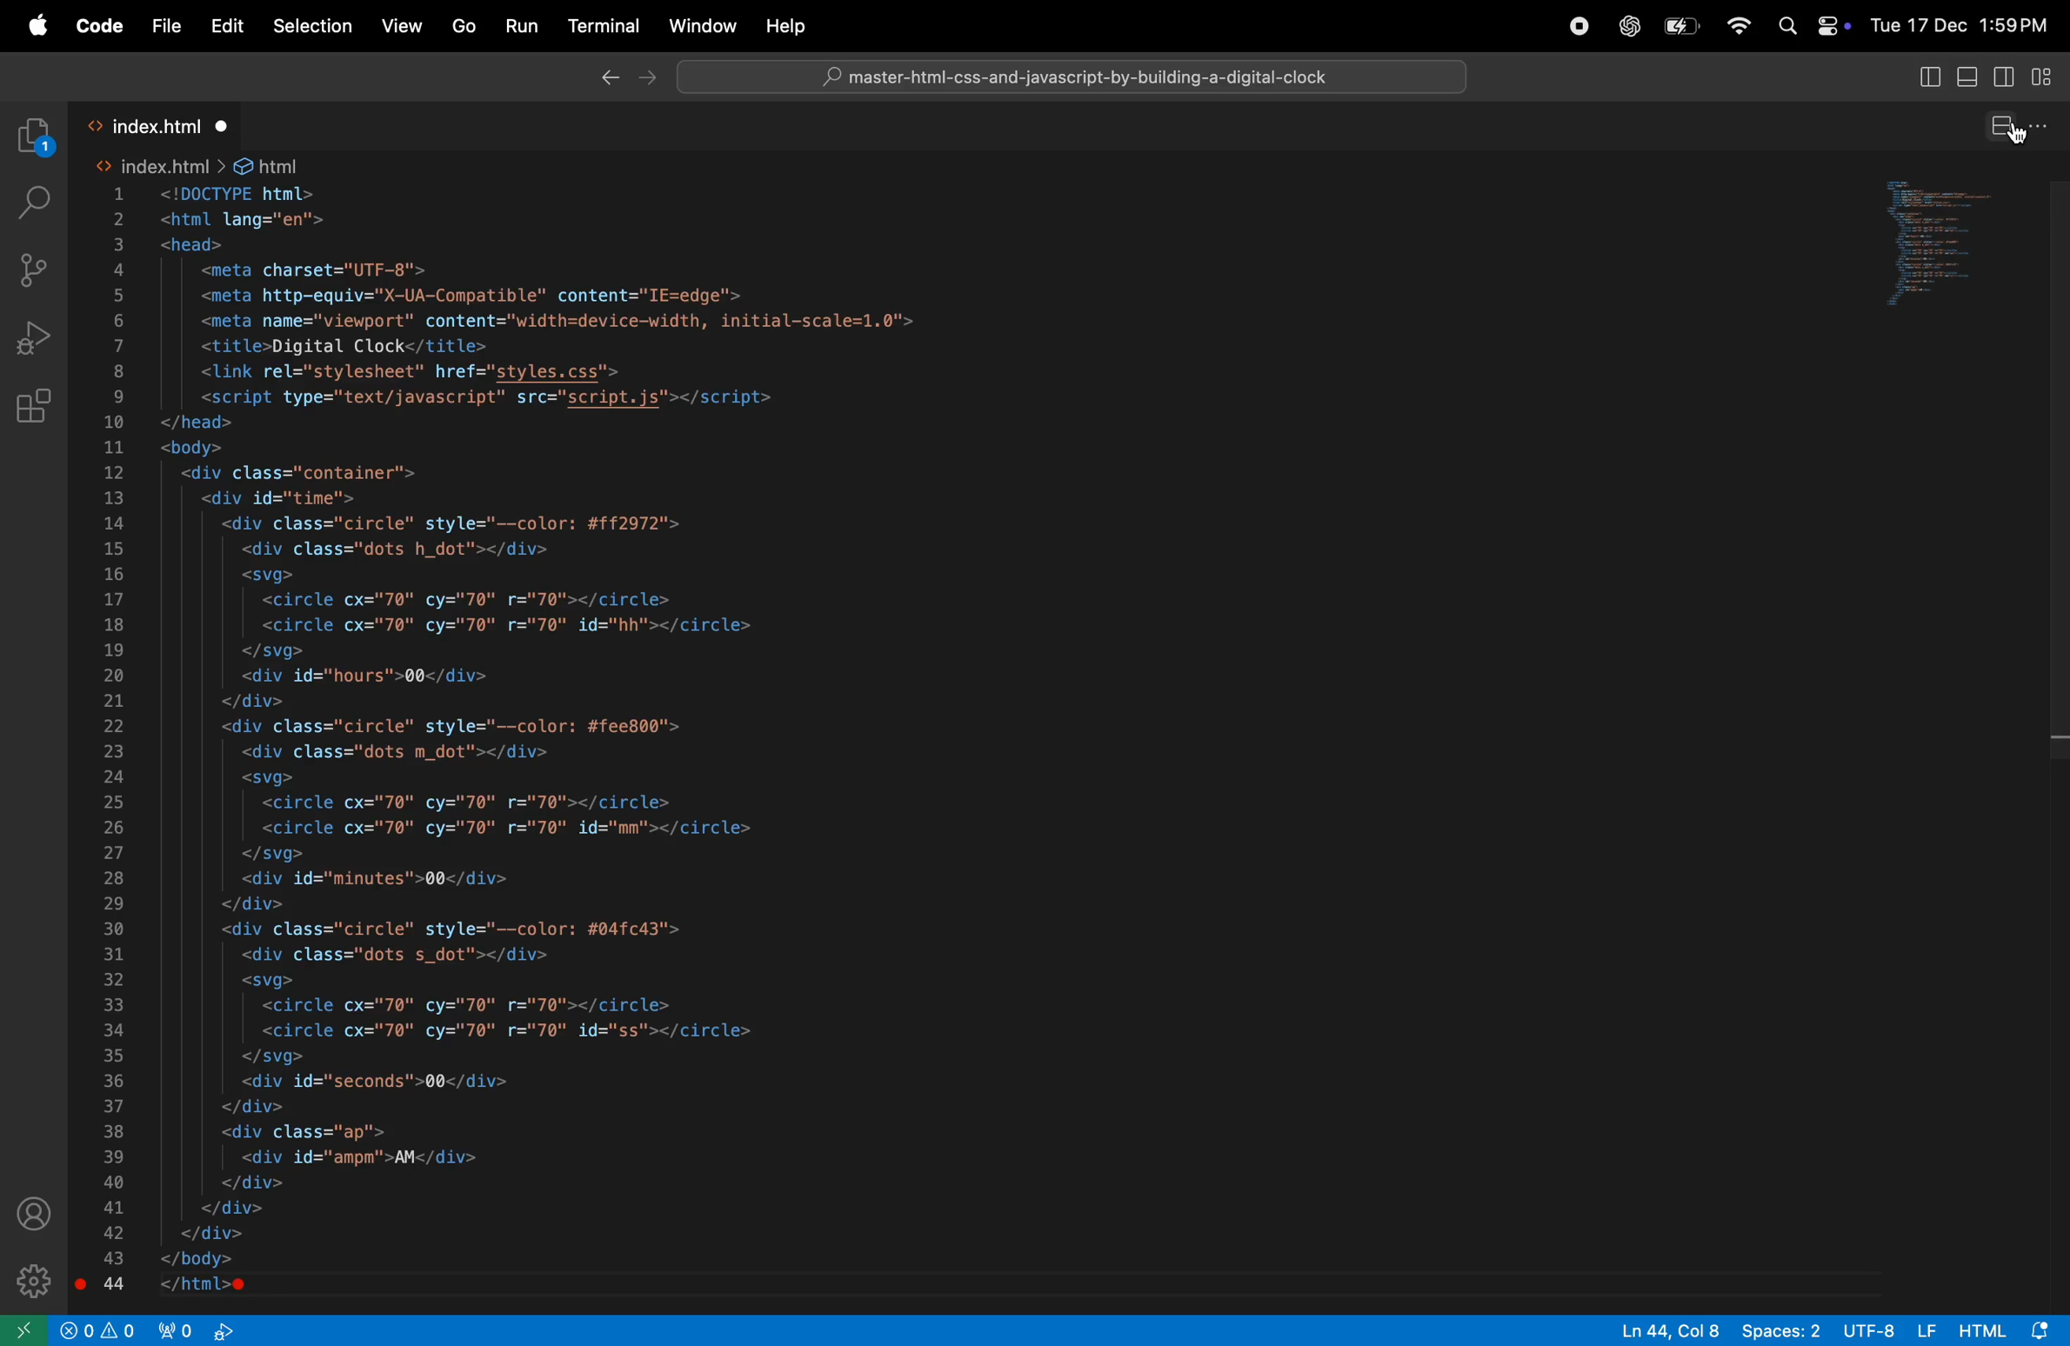 The width and height of the screenshot is (2070, 1346). Describe the element at coordinates (2008, 1329) in the screenshot. I see `html alert` at that location.